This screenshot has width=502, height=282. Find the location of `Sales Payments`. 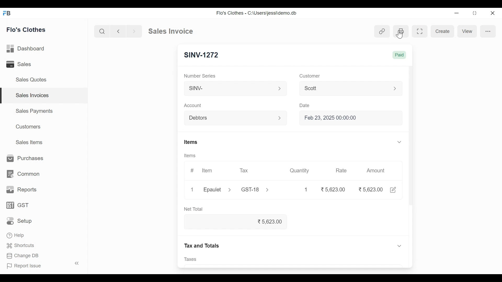

Sales Payments is located at coordinates (35, 111).